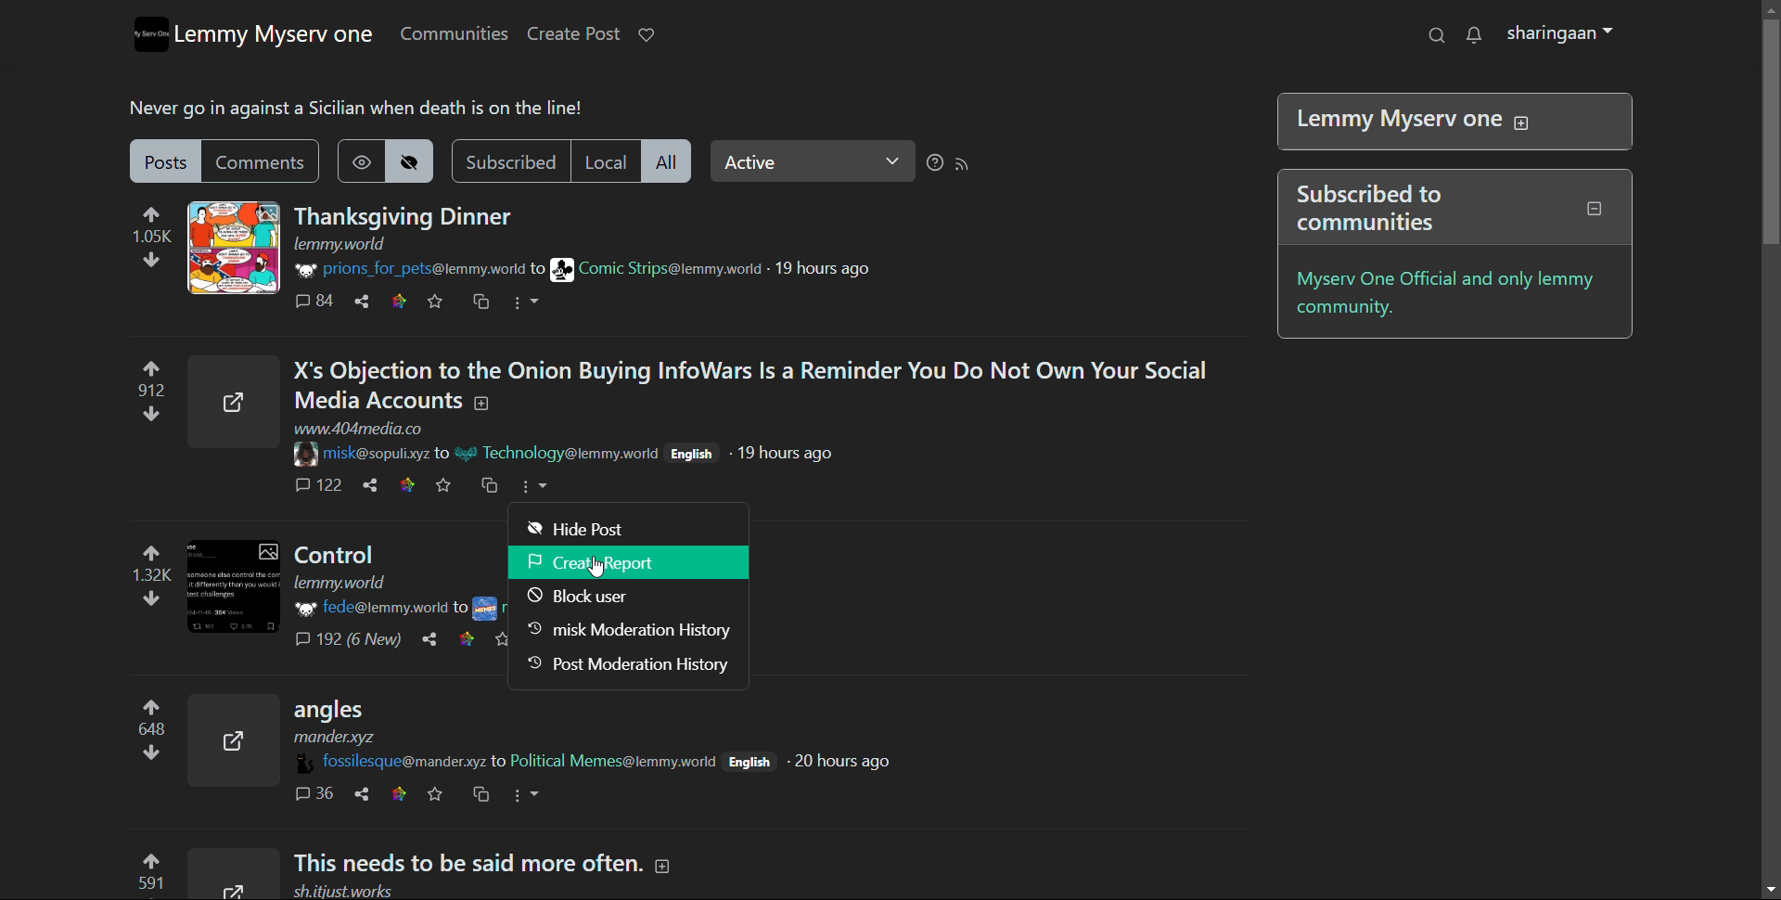 Image resolution: width=1781 pixels, height=900 pixels. What do you see at coordinates (399, 301) in the screenshot?
I see `link` at bounding box center [399, 301].